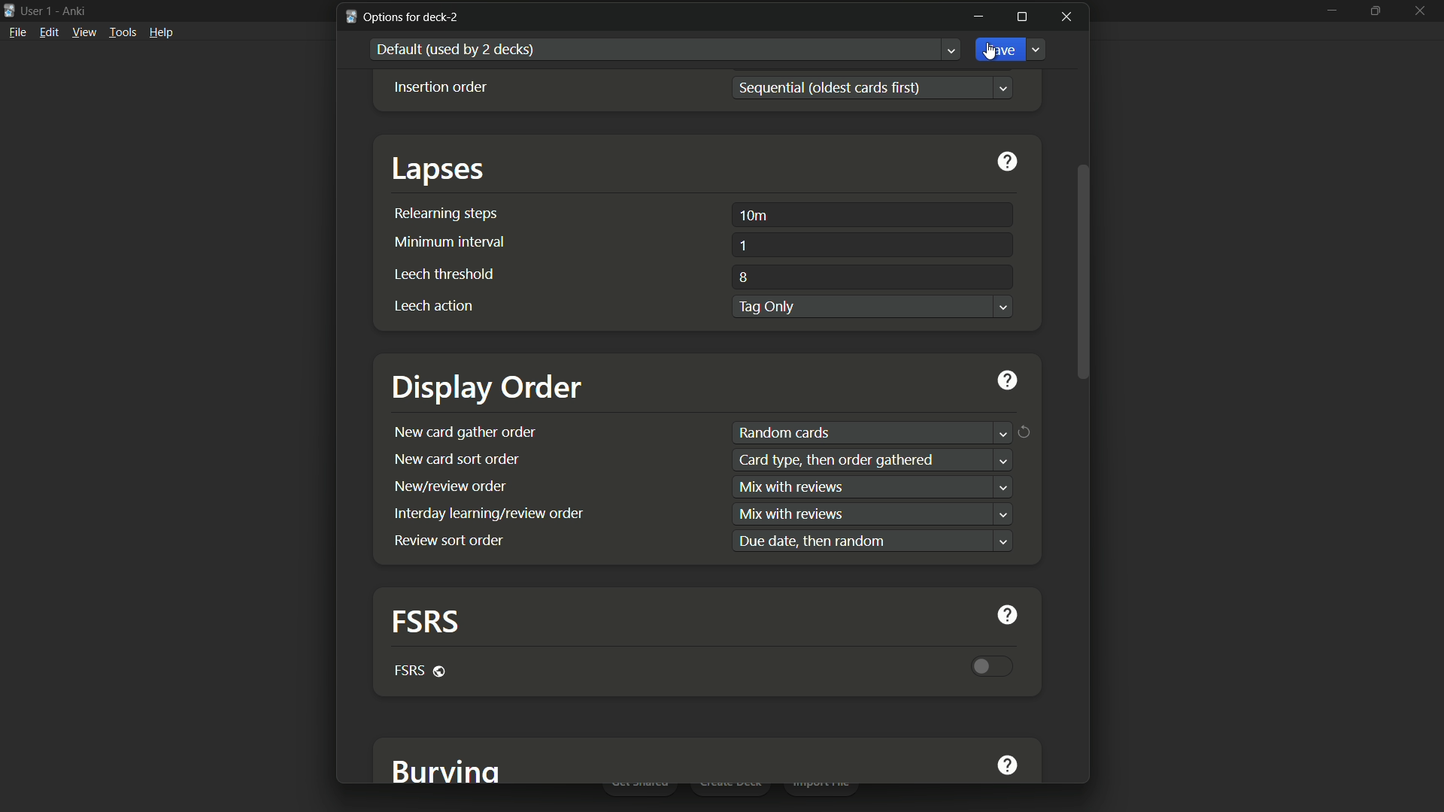 Image resolution: width=1444 pixels, height=812 pixels. What do you see at coordinates (1009, 164) in the screenshot?
I see `get help` at bounding box center [1009, 164].